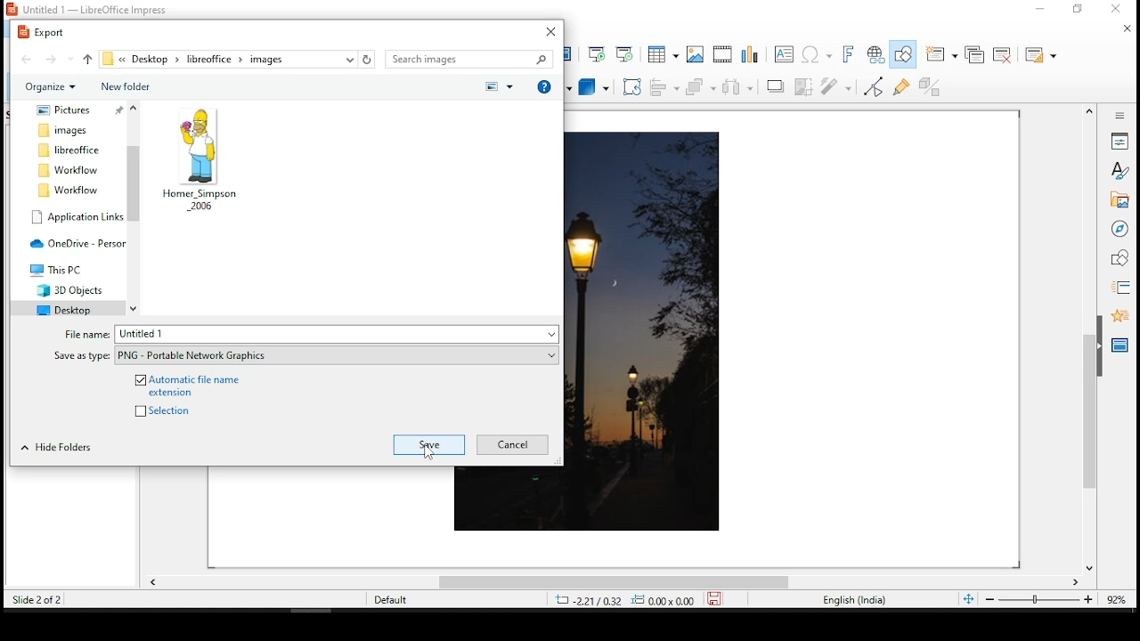  I want to click on master slides, so click(1121, 345).